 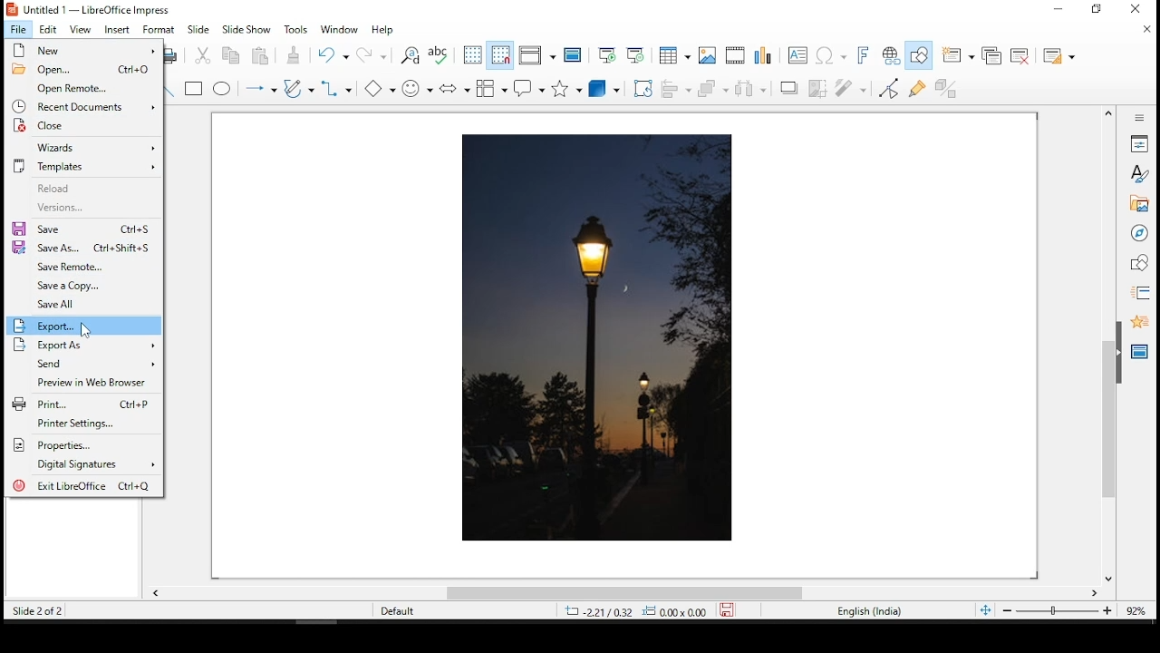 I want to click on image, so click(x=585, y=338).